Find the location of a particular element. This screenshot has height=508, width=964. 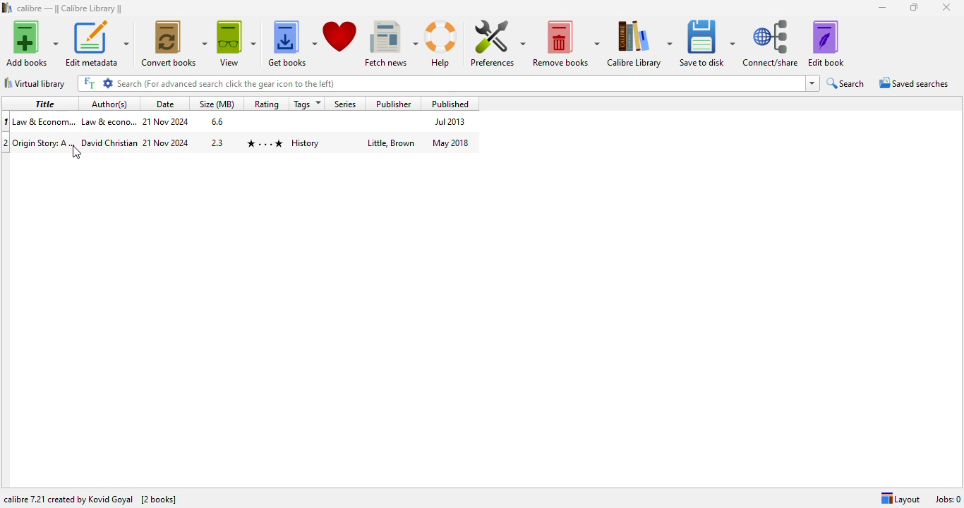

convert books is located at coordinates (174, 43).